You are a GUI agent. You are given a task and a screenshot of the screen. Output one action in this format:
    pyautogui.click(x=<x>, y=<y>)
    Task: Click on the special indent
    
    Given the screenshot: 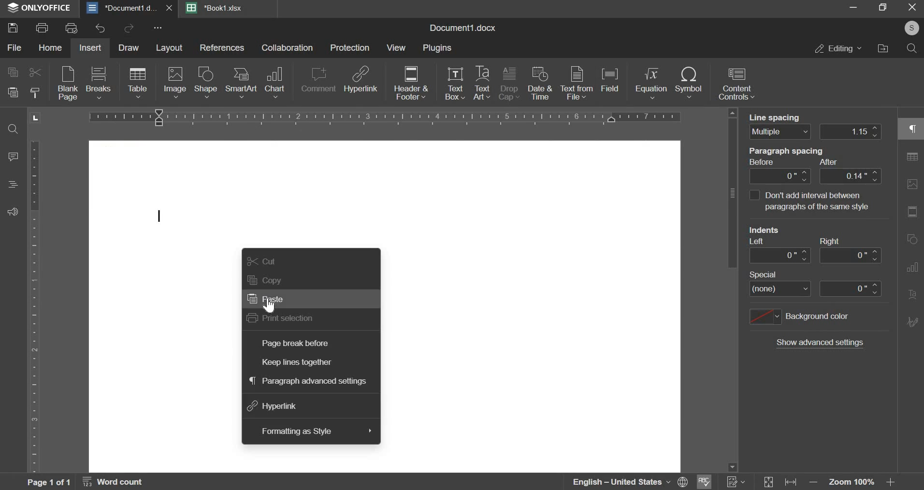 What is the action you would take?
    pyautogui.click(x=851, y=288)
    